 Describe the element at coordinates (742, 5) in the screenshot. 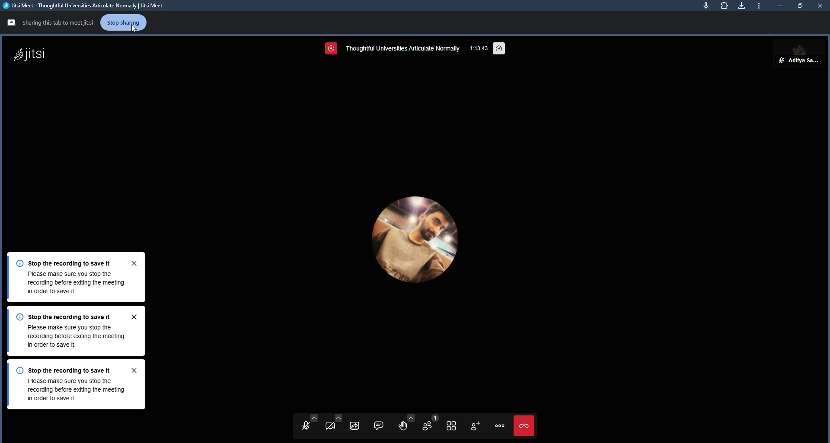

I see `downloads` at that location.